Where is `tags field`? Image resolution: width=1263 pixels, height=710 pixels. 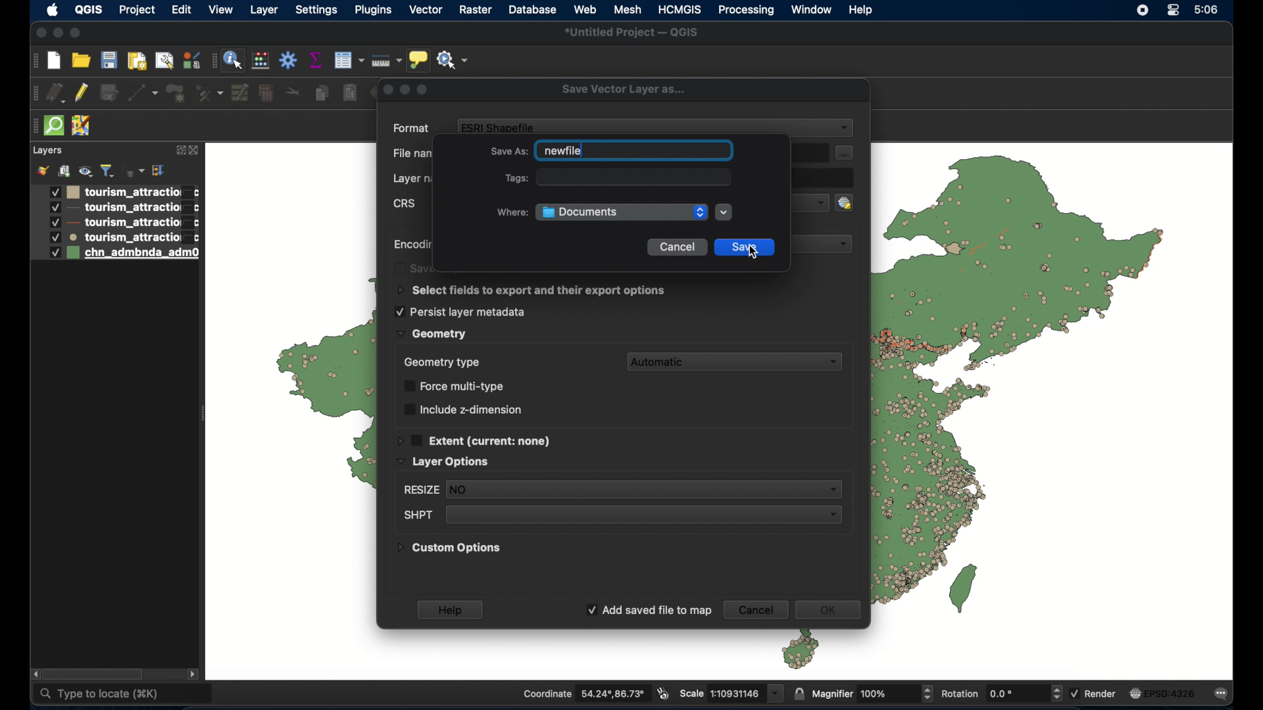
tags field is located at coordinates (620, 177).